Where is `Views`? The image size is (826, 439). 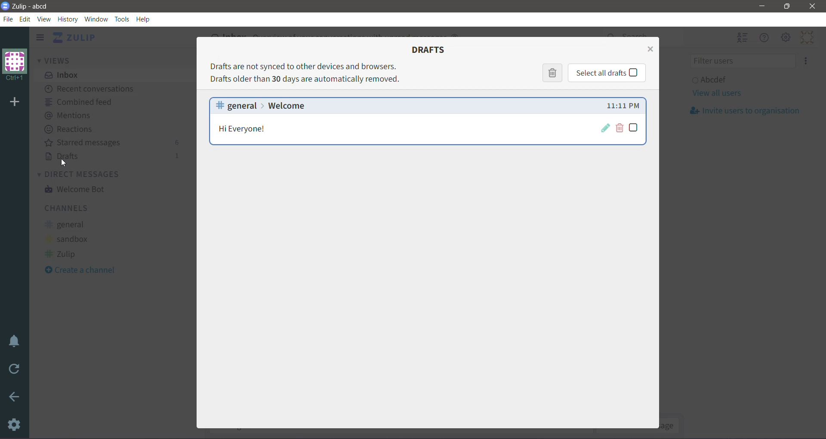 Views is located at coordinates (60, 60).